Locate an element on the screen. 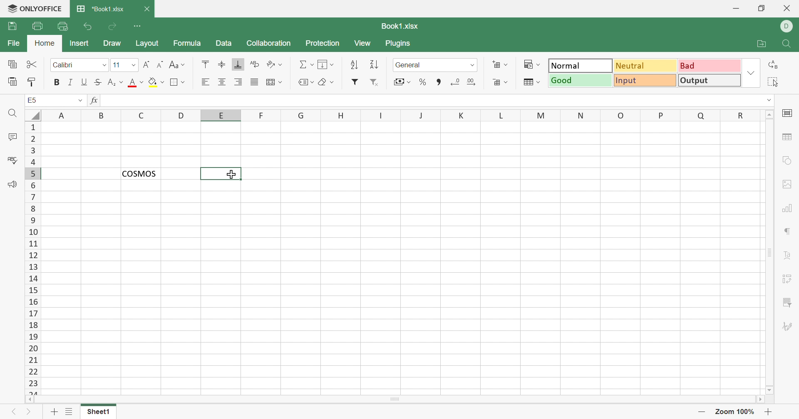 Image resolution: width=799 pixels, height=419 pixels. Copy is located at coordinates (12, 64).